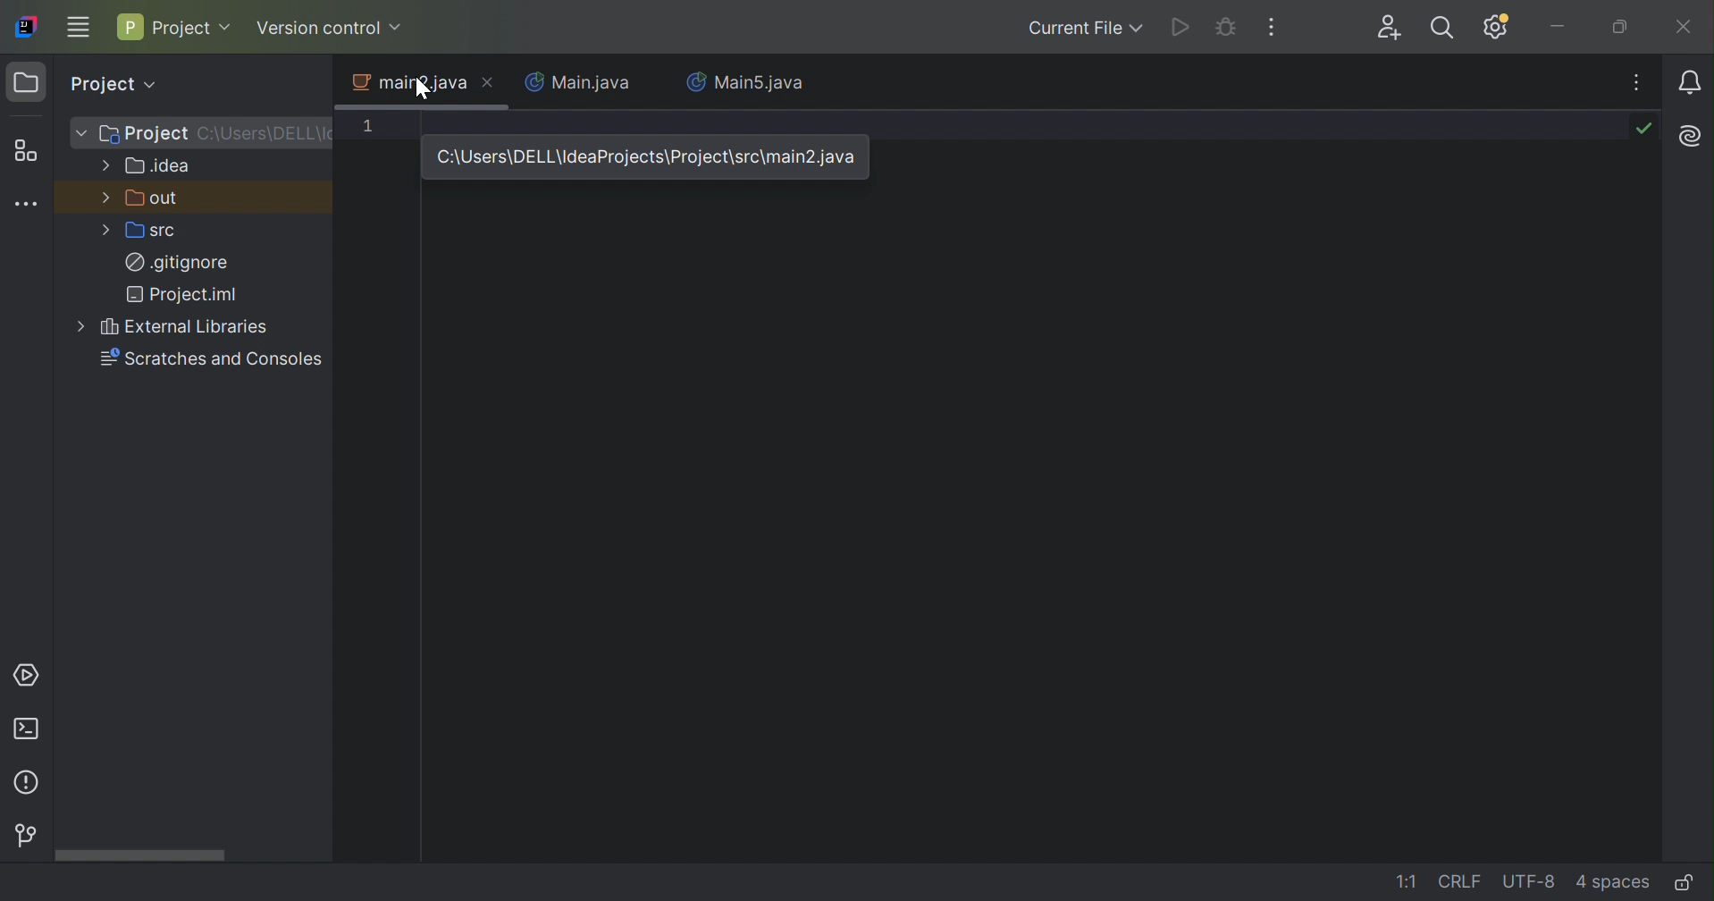  I want to click on More, so click(105, 232).